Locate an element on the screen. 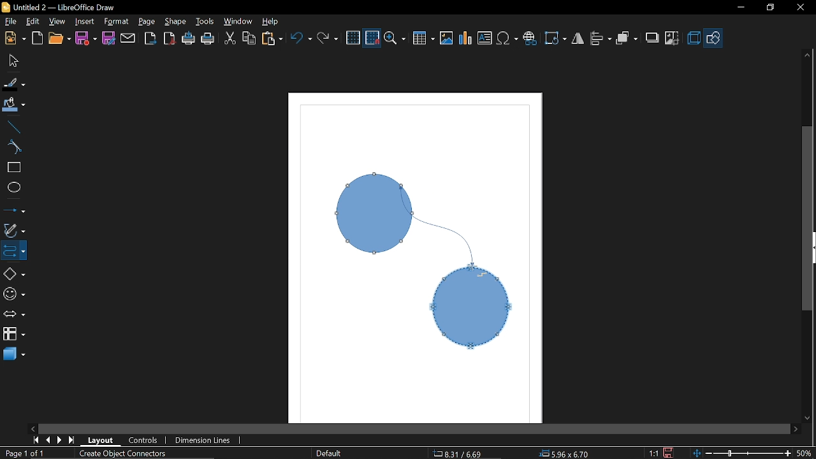 The height and width of the screenshot is (459, 816). Window is located at coordinates (238, 22).